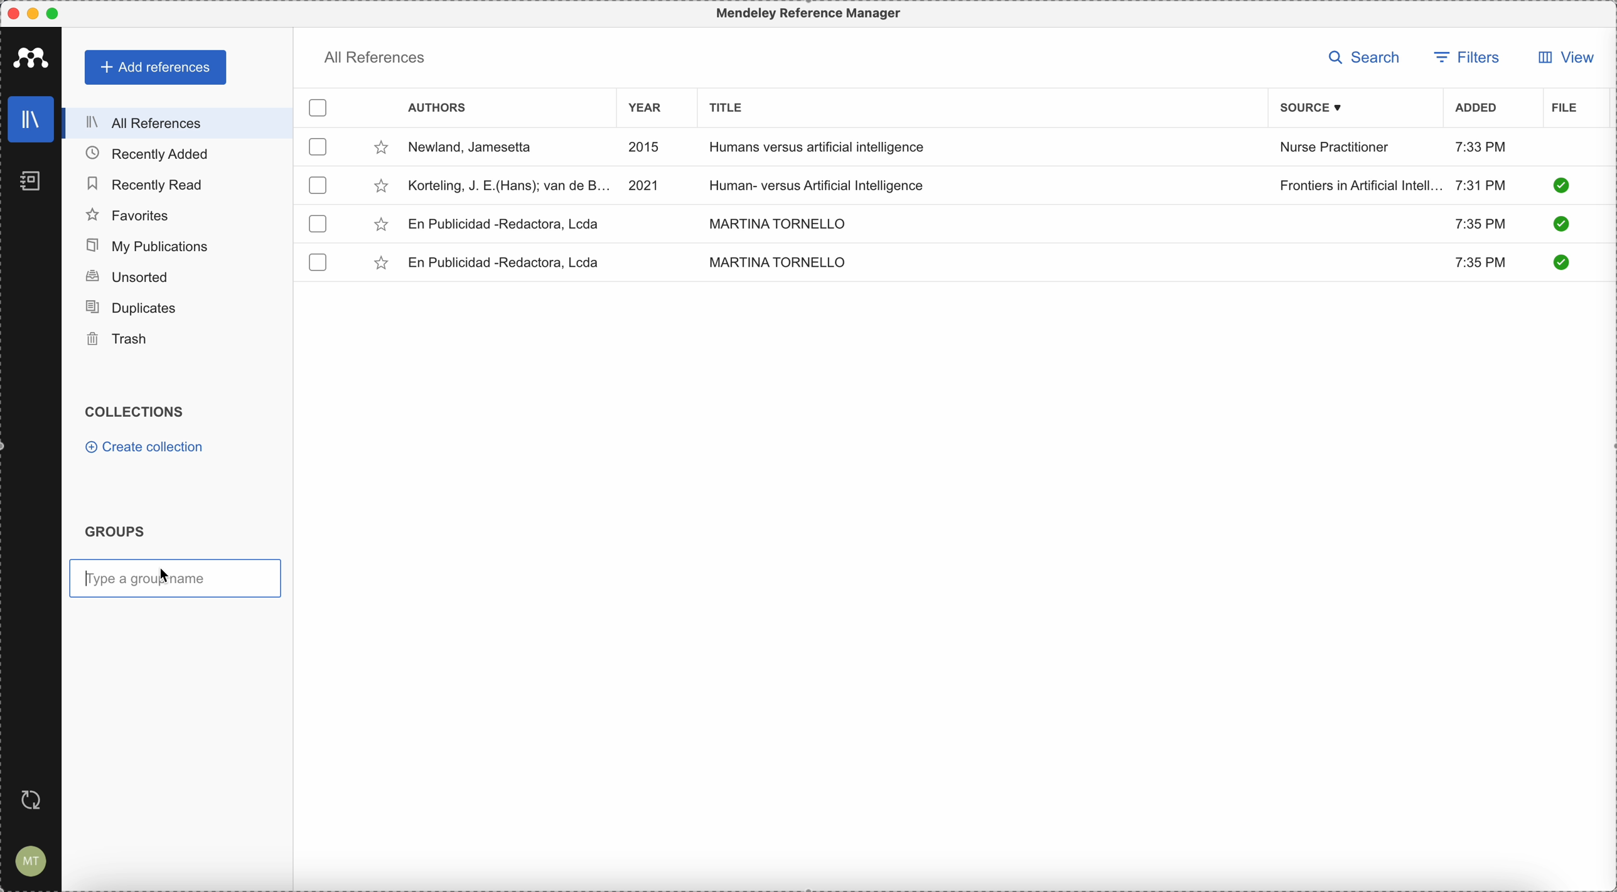 This screenshot has width=1617, height=892. Describe the element at coordinates (126, 276) in the screenshot. I see `unsorted` at that location.